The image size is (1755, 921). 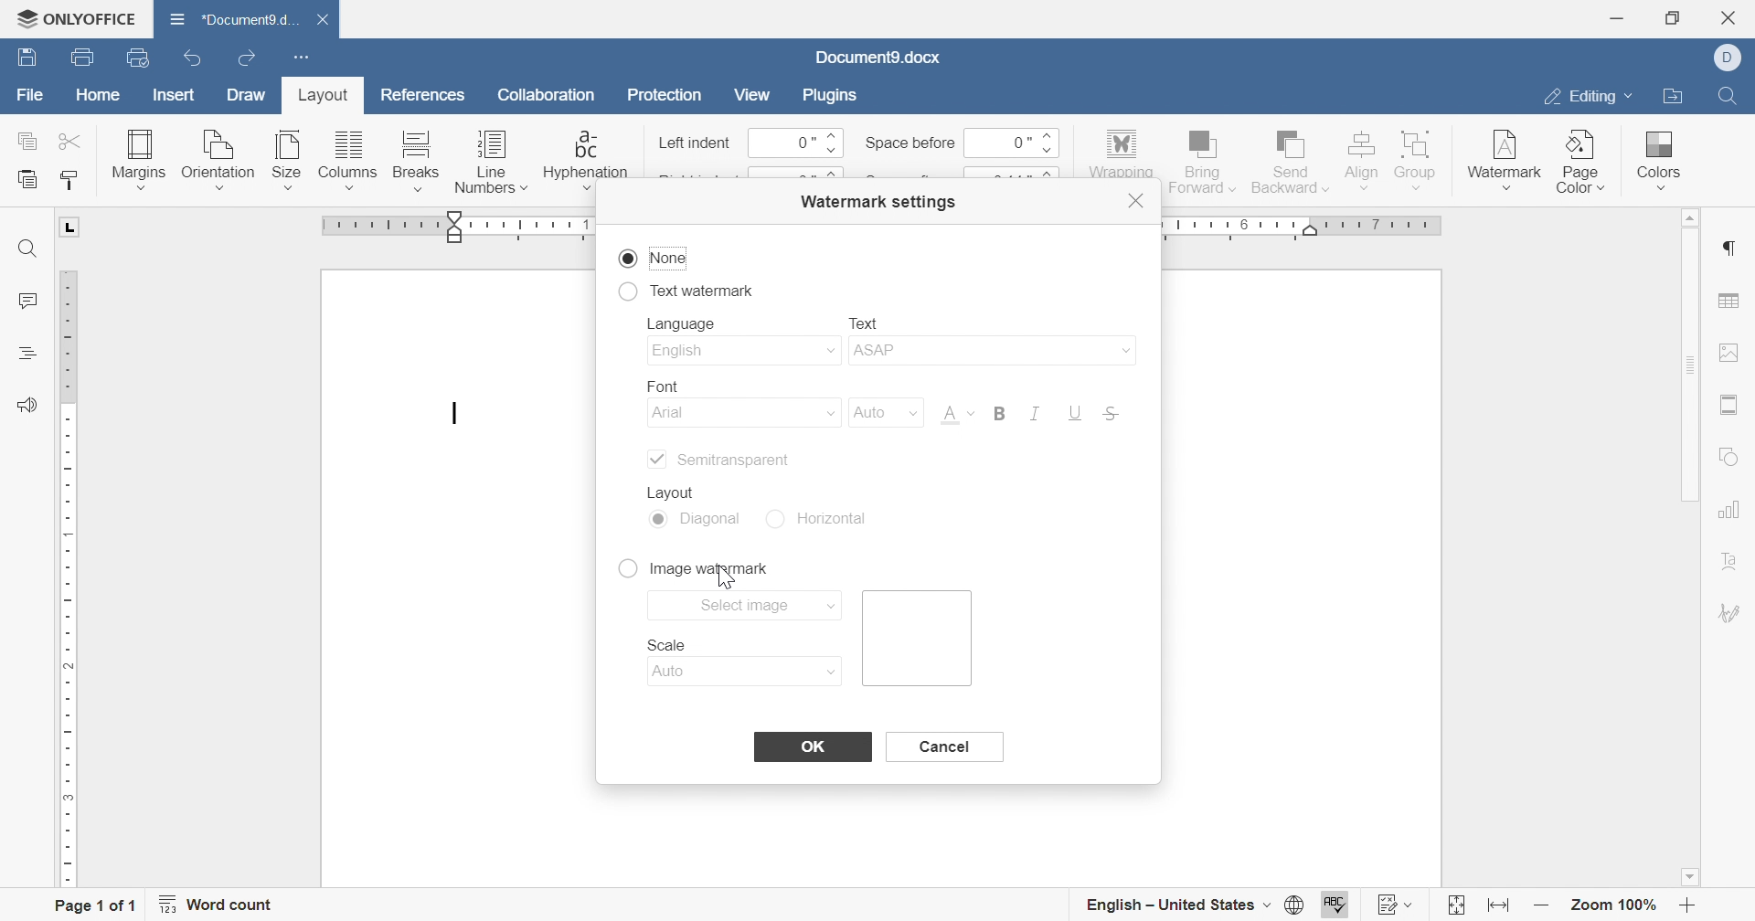 I want to click on margins, so click(x=137, y=158).